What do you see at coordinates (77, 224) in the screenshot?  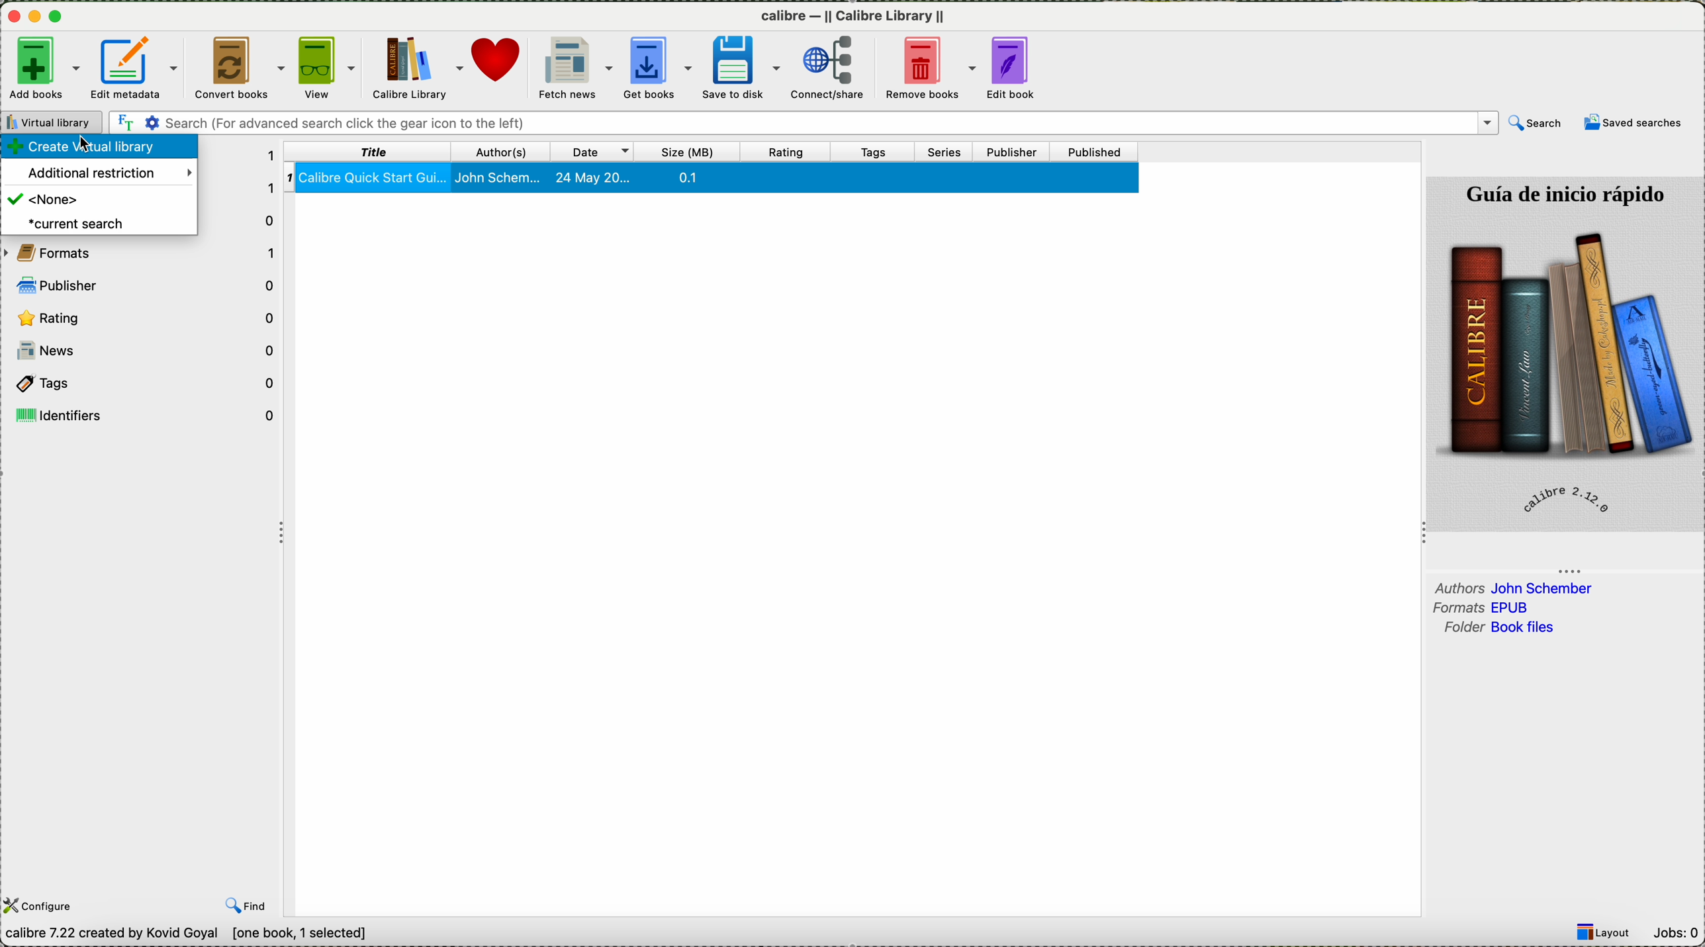 I see `*current search` at bounding box center [77, 224].